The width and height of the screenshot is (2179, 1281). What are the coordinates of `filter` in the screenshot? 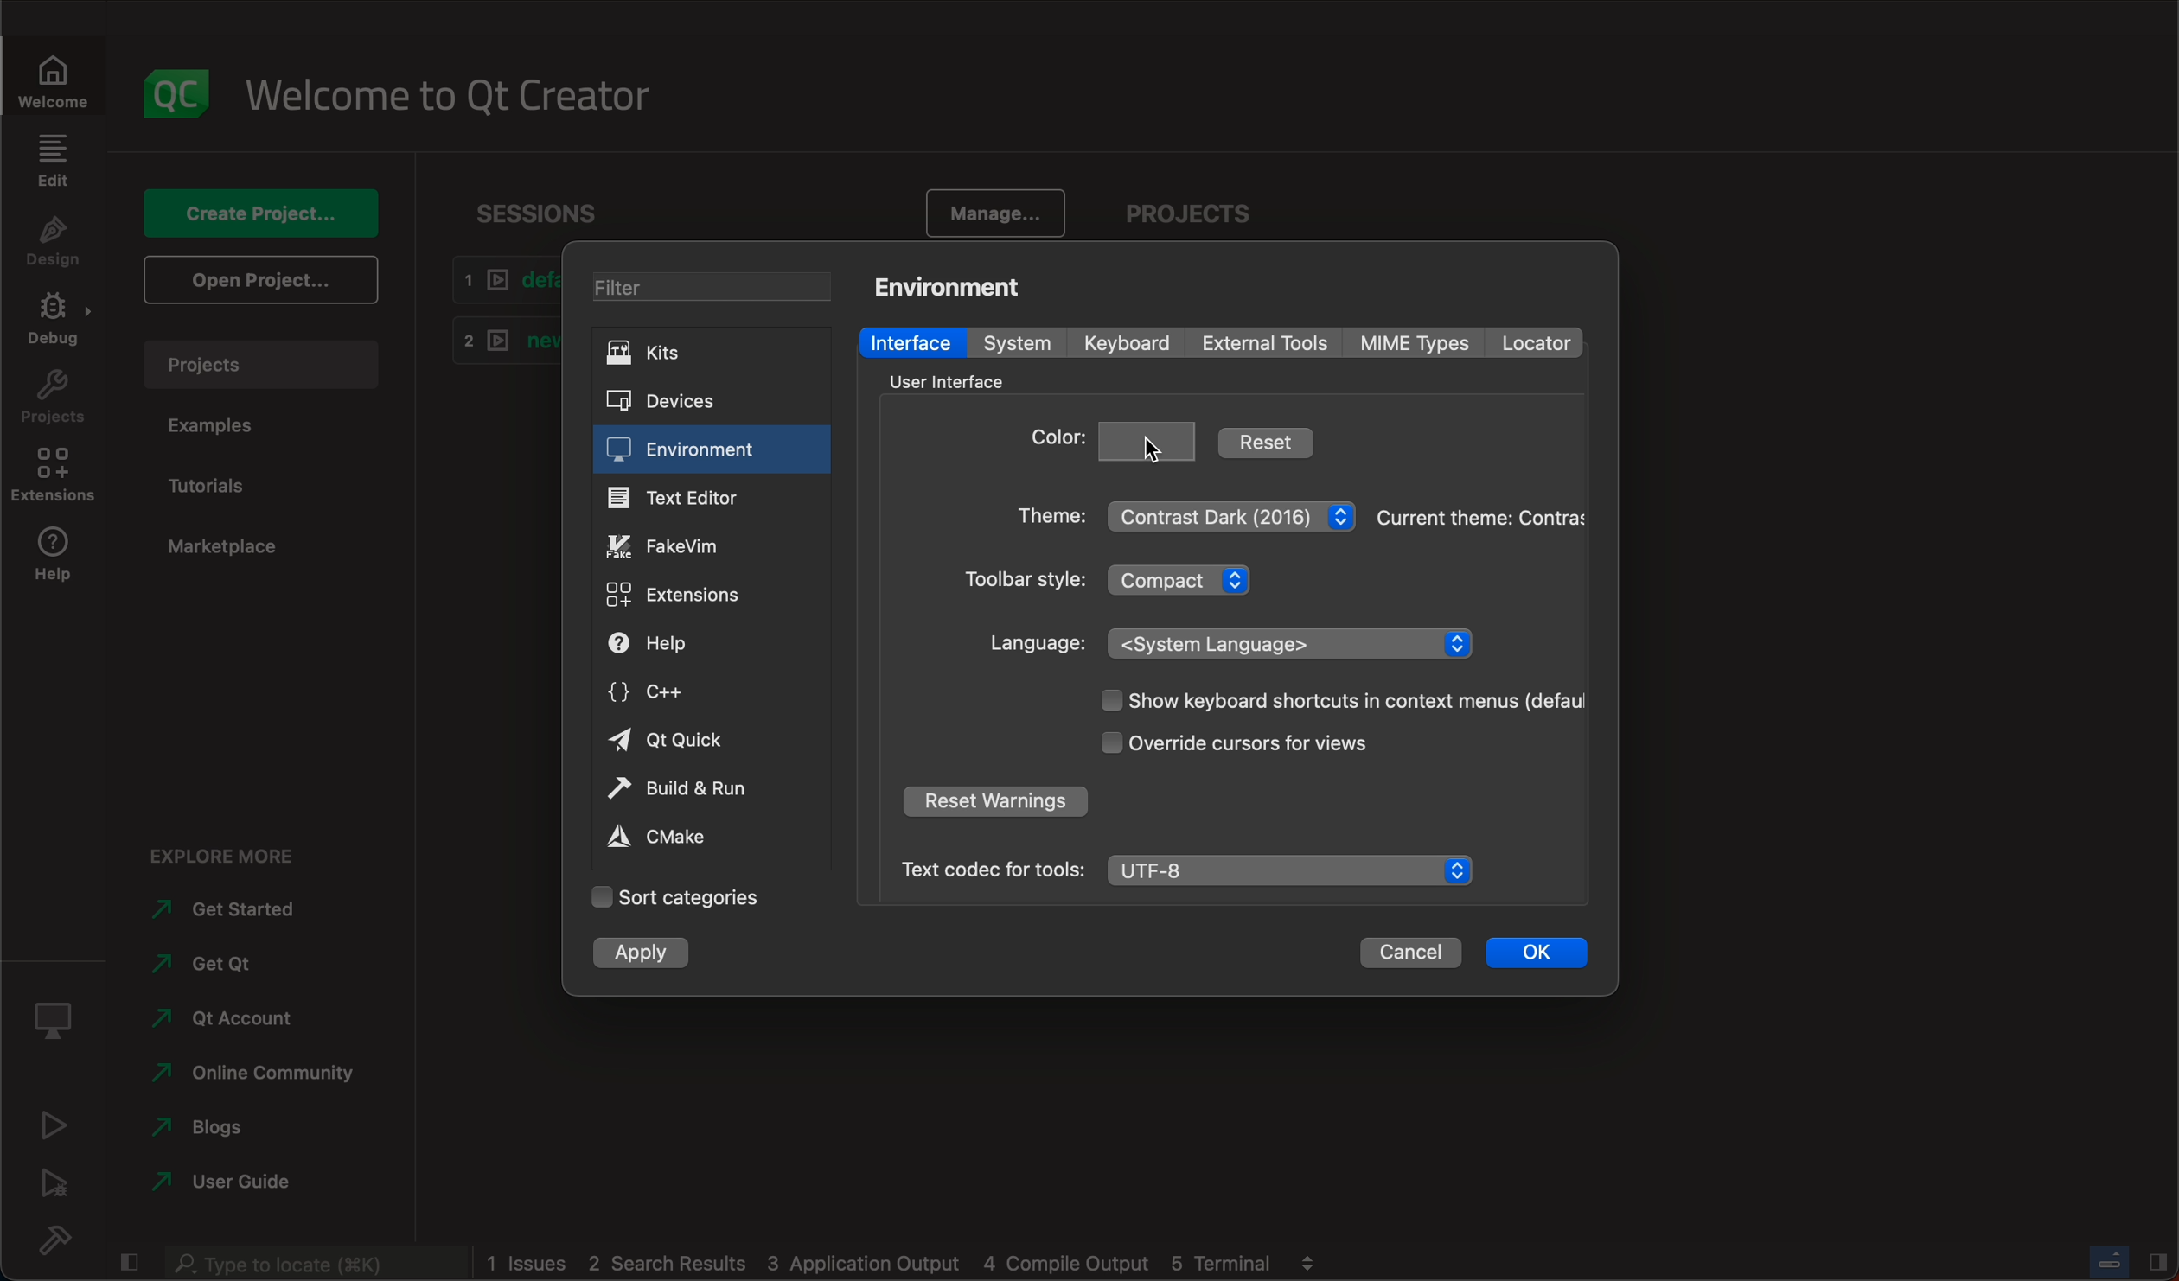 It's located at (705, 284).